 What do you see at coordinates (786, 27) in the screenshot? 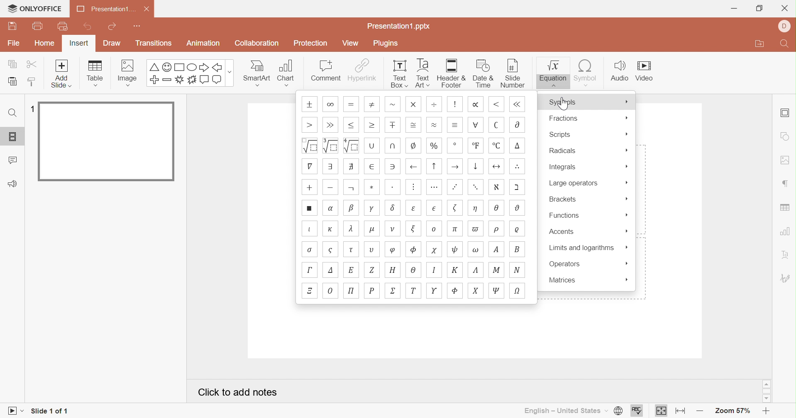
I see `Profile` at bounding box center [786, 27].